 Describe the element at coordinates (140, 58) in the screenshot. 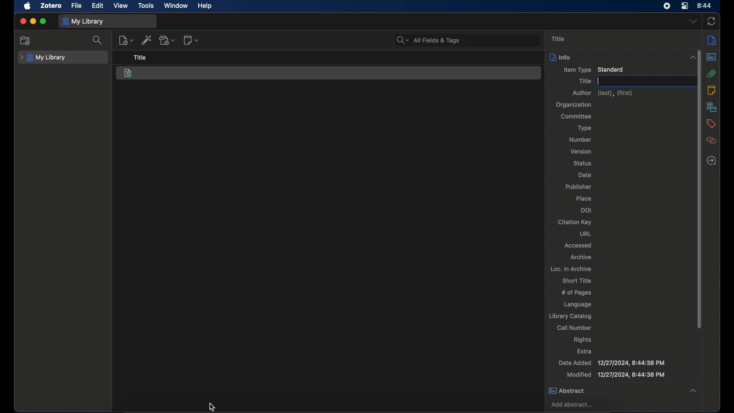

I see `title` at that location.